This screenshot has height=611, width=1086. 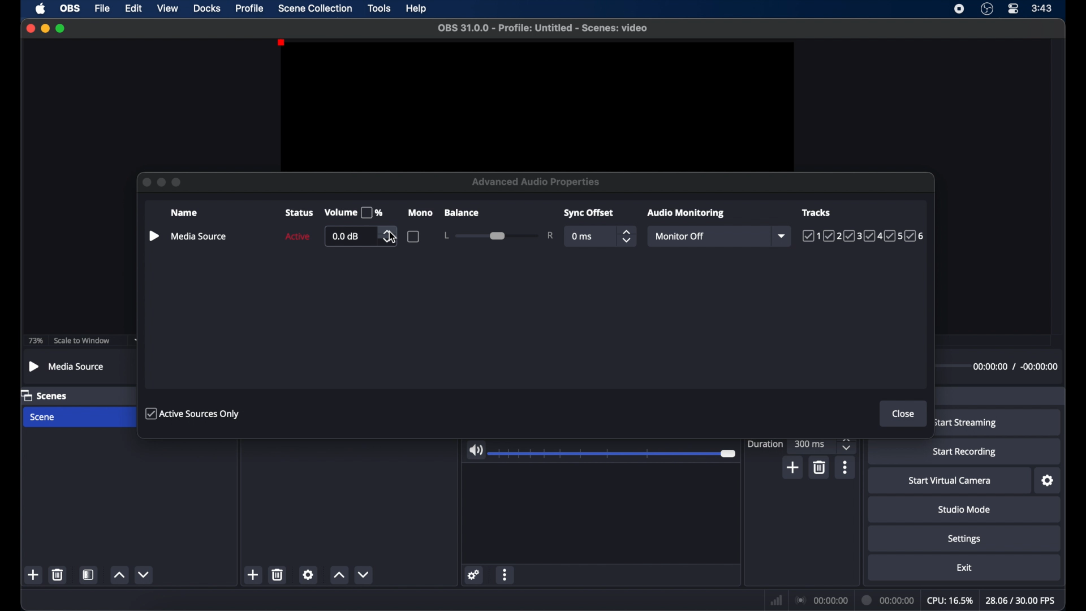 I want to click on 00:00:00, so click(x=822, y=601).